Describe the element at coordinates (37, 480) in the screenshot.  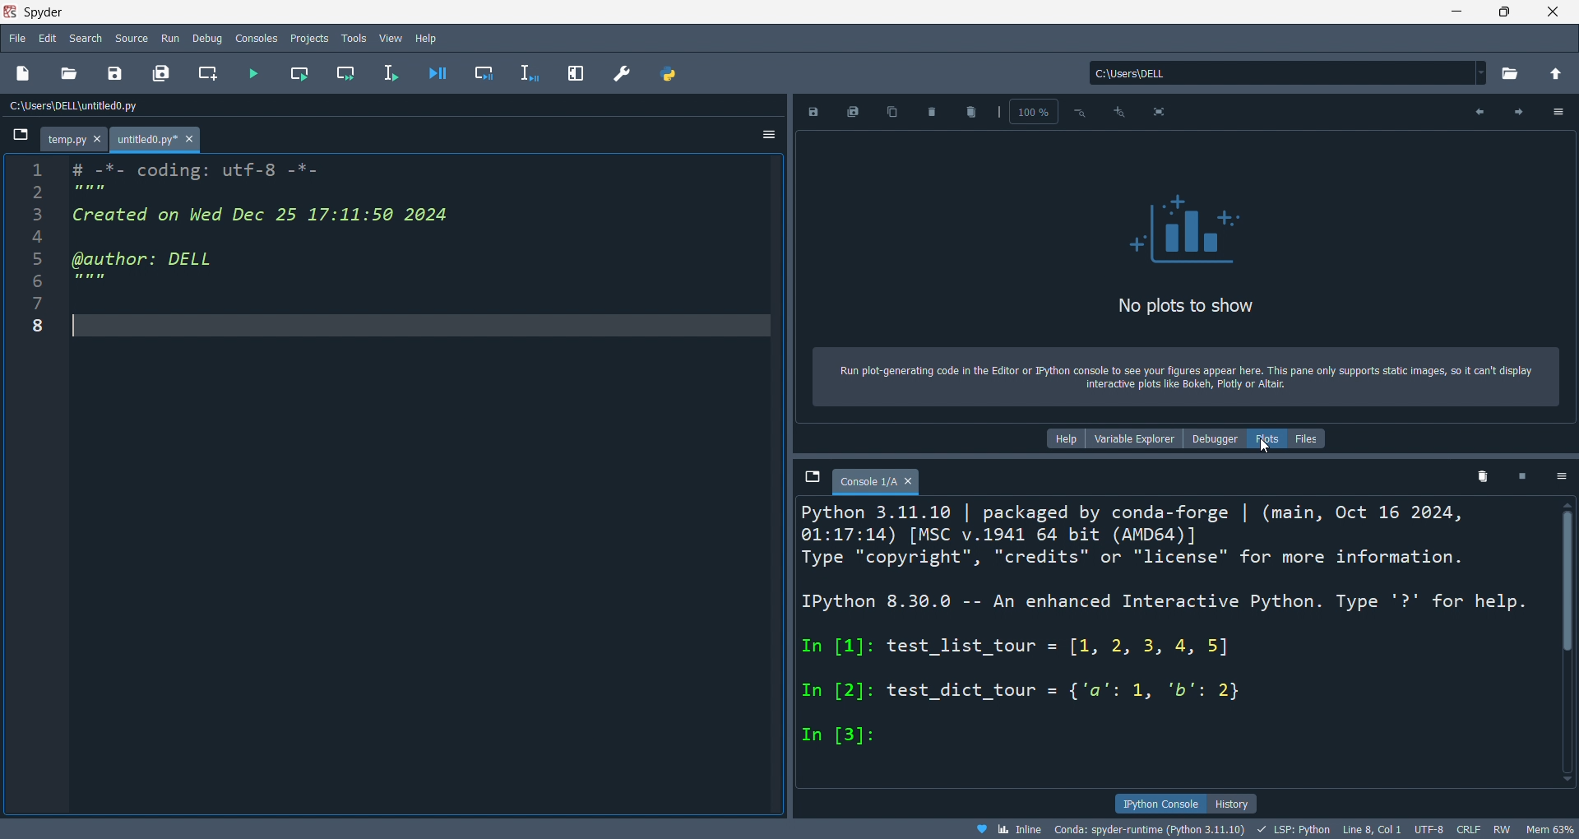
I see `line number` at that location.